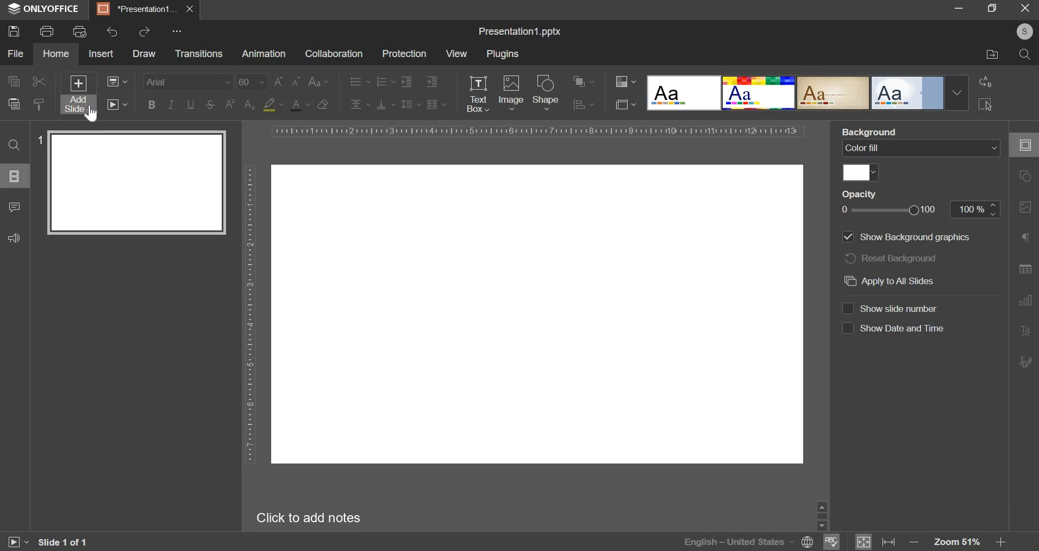 This screenshot has height=551, width=1039. What do you see at coordinates (116, 104) in the screenshot?
I see `slideshow` at bounding box center [116, 104].